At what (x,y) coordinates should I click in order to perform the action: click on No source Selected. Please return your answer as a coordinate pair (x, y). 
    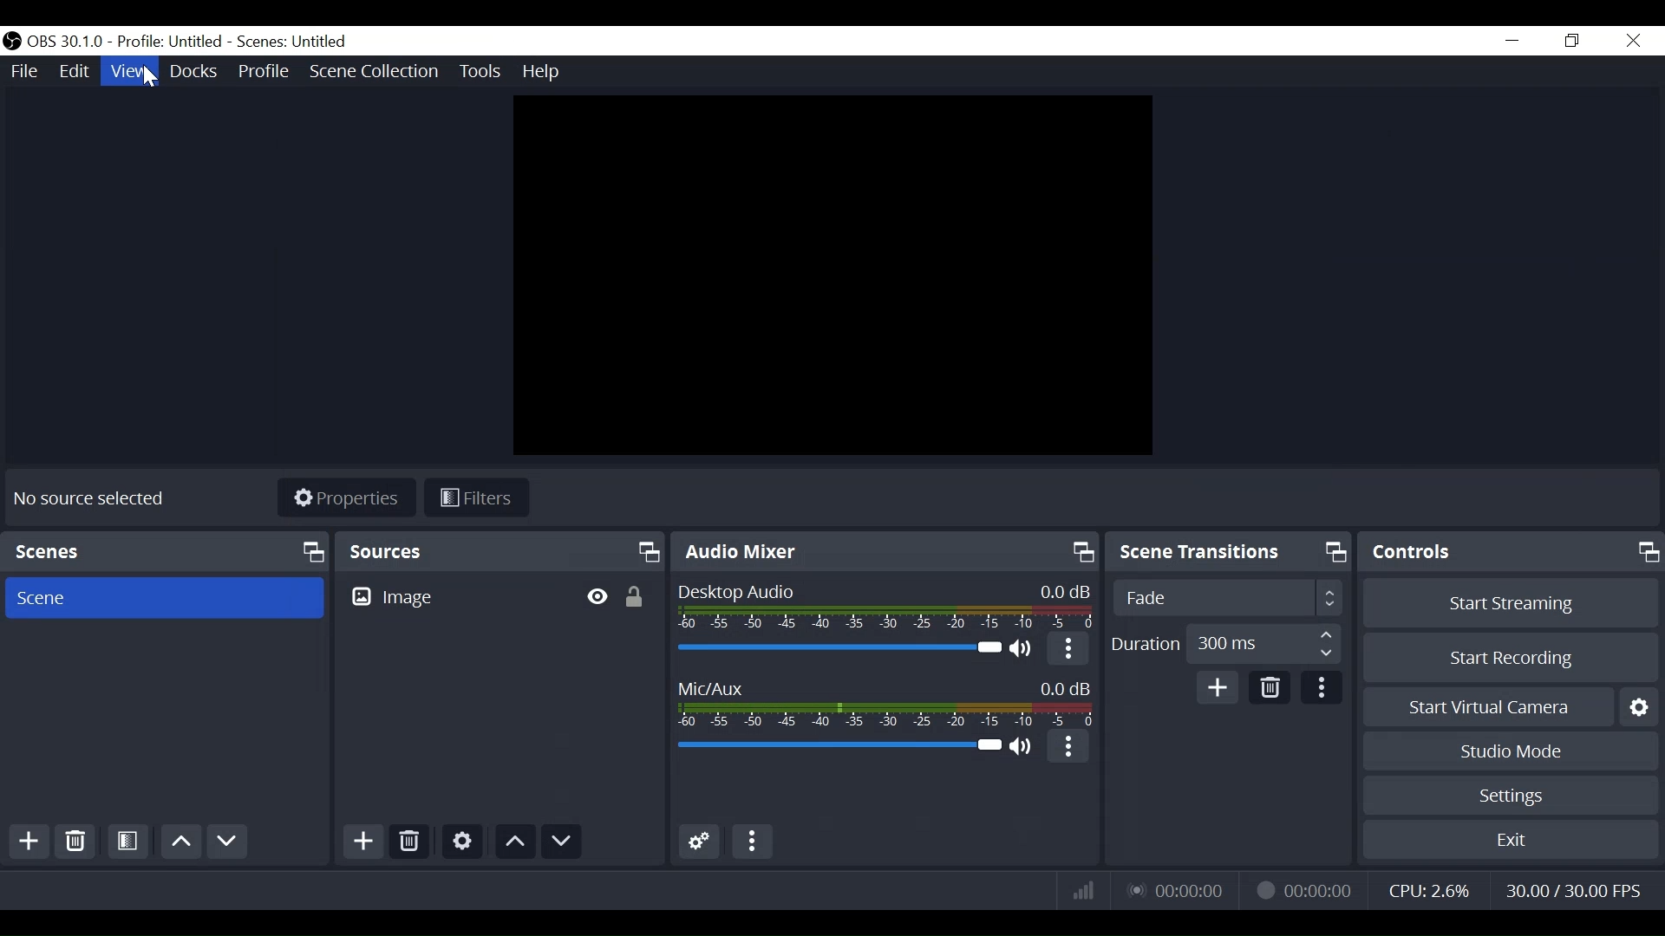
    Looking at the image, I should click on (91, 497).